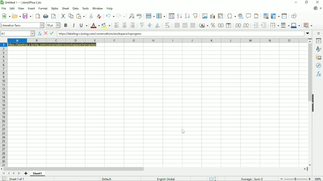 This screenshot has width=323, height=181. Describe the element at coordinates (321, 8) in the screenshot. I see `Close document` at that location.